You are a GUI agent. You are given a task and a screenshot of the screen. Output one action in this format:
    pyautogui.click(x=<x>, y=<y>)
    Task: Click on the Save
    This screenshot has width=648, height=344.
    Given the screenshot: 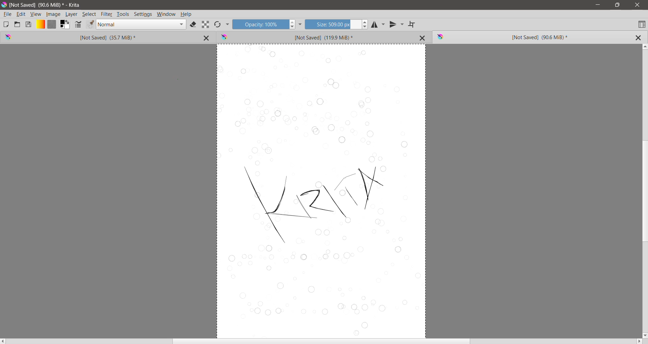 What is the action you would take?
    pyautogui.click(x=29, y=24)
    